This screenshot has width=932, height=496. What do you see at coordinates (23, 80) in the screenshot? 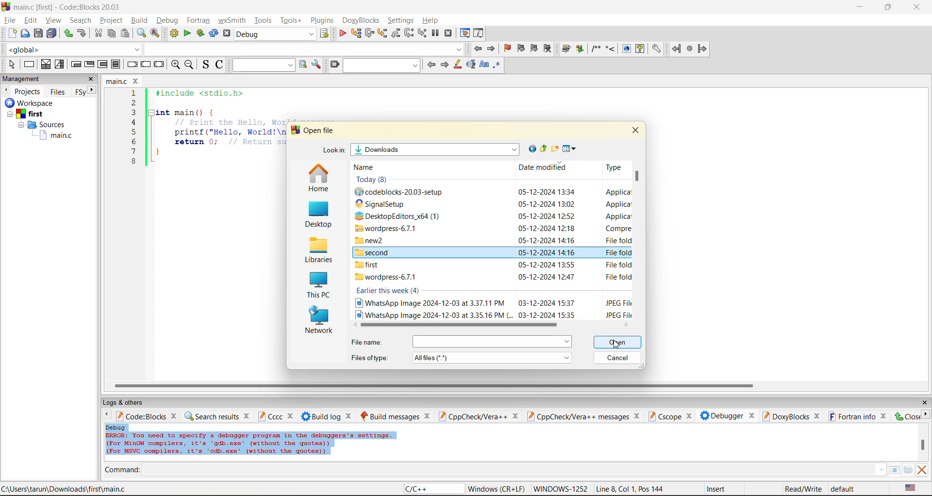
I see `management` at bounding box center [23, 80].